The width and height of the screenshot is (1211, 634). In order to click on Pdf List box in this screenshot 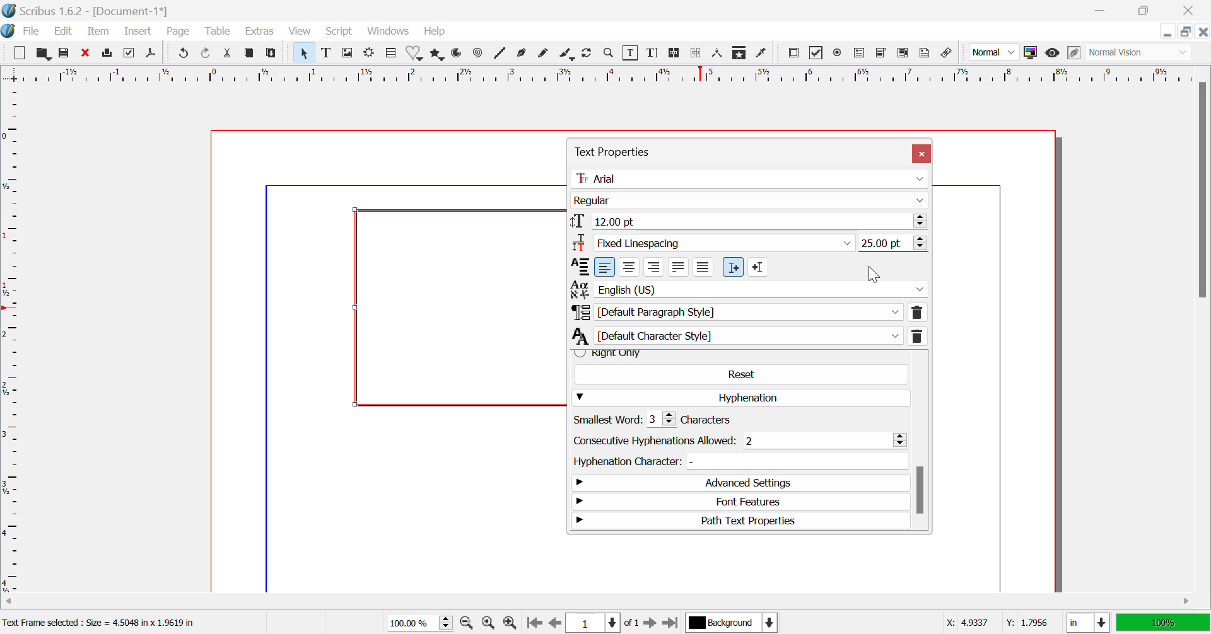, I will do `click(901, 54)`.